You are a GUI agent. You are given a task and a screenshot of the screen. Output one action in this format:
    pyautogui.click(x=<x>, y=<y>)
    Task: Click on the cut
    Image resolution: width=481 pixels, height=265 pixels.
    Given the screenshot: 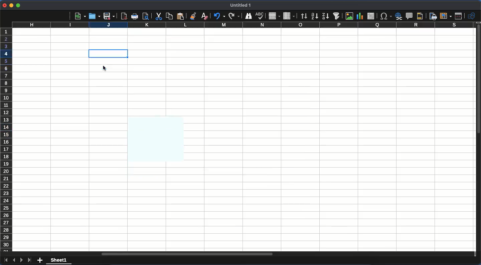 What is the action you would take?
    pyautogui.click(x=158, y=17)
    